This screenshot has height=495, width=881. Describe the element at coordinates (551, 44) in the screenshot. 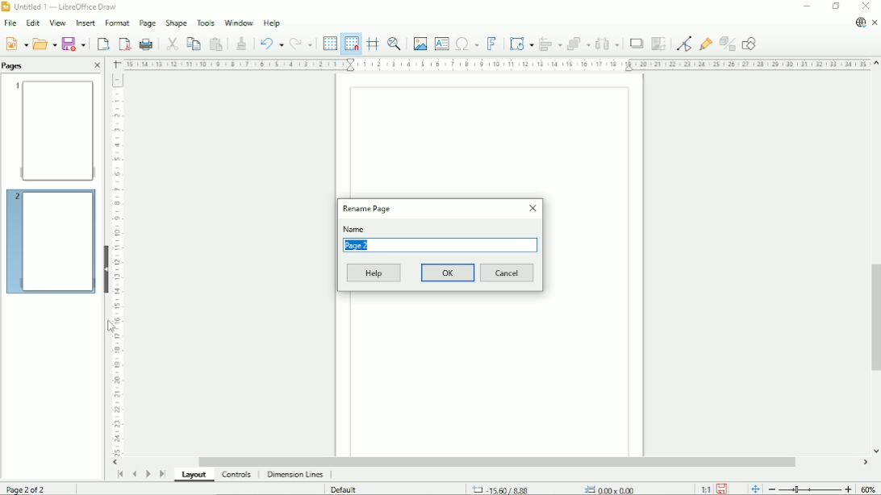

I see `Align objects` at that location.